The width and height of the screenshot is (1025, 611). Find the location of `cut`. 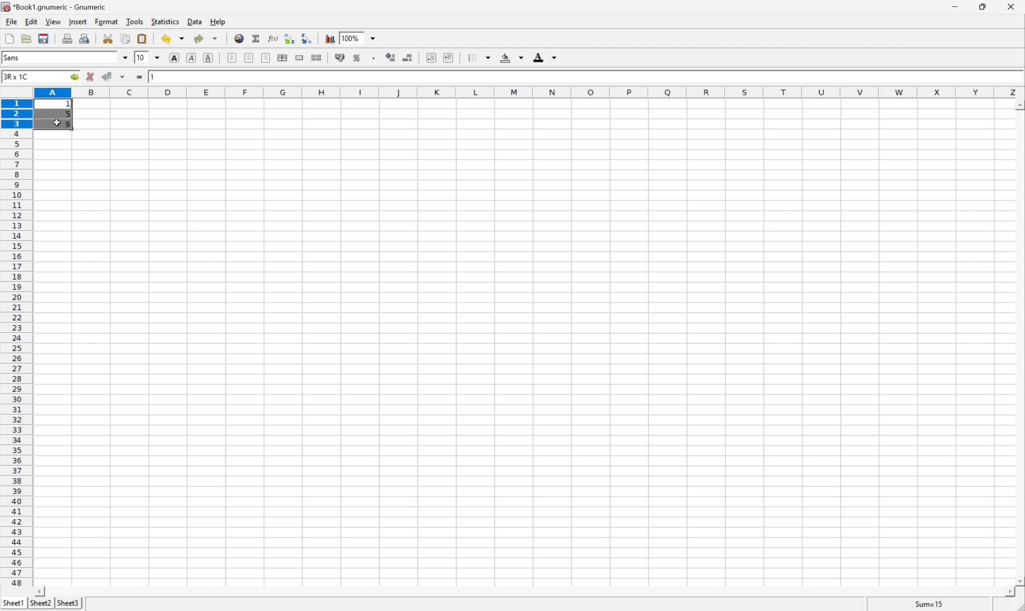

cut is located at coordinates (108, 38).